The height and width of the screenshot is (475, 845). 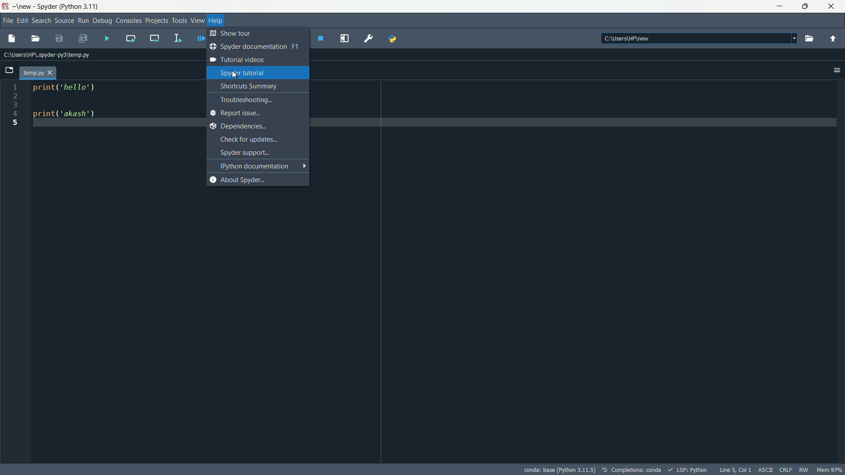 I want to click on app icon, so click(x=7, y=7).